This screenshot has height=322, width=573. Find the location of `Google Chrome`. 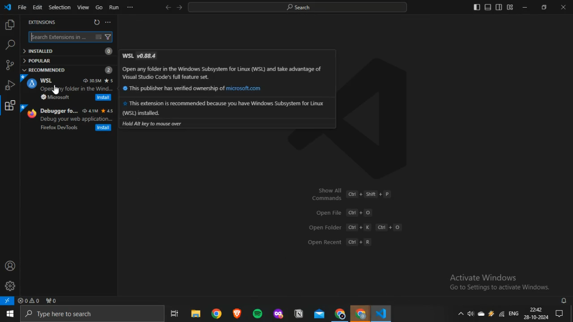

Google Chrome is located at coordinates (340, 314).